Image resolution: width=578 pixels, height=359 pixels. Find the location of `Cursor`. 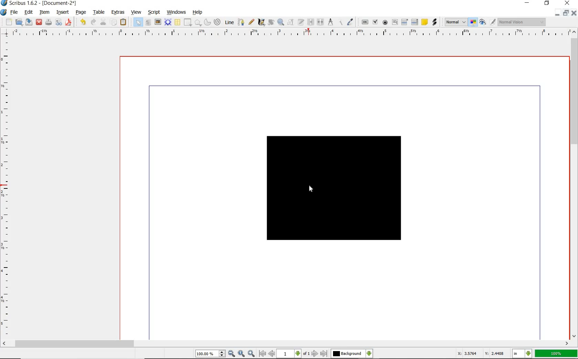

Cursor is located at coordinates (311, 189).